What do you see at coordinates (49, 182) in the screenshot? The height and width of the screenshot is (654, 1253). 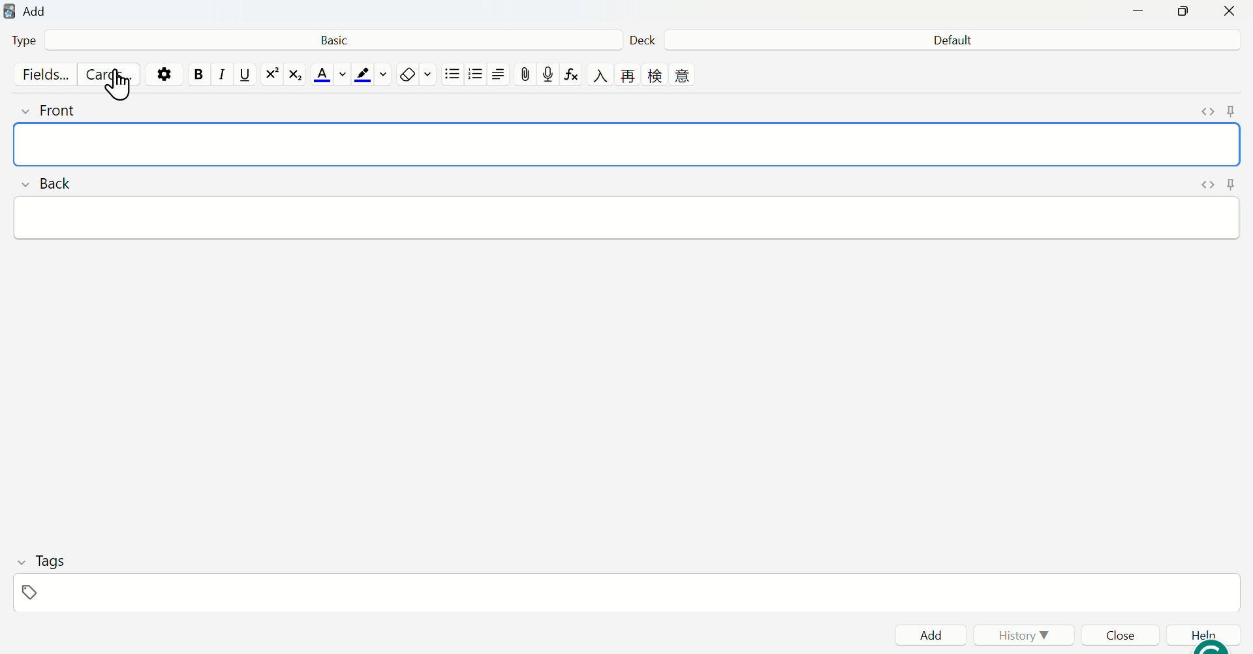 I see `Show/Hide Back` at bounding box center [49, 182].